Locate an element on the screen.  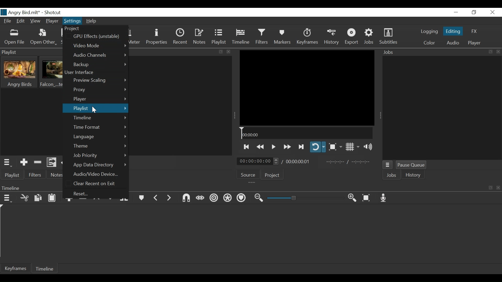
close is located at coordinates (499, 189).